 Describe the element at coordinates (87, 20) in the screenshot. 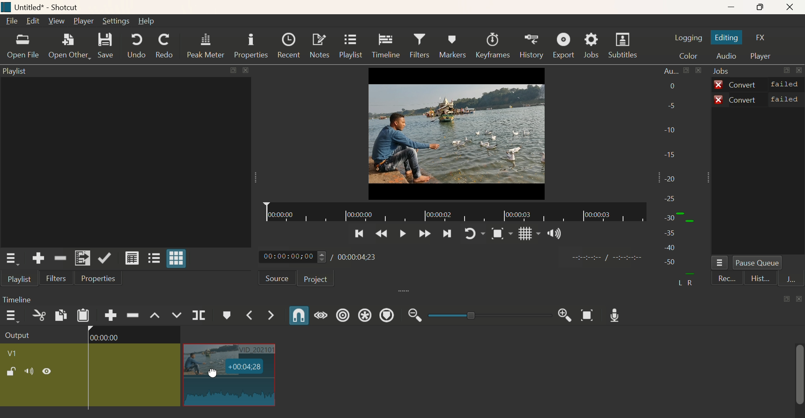

I see `` at that location.